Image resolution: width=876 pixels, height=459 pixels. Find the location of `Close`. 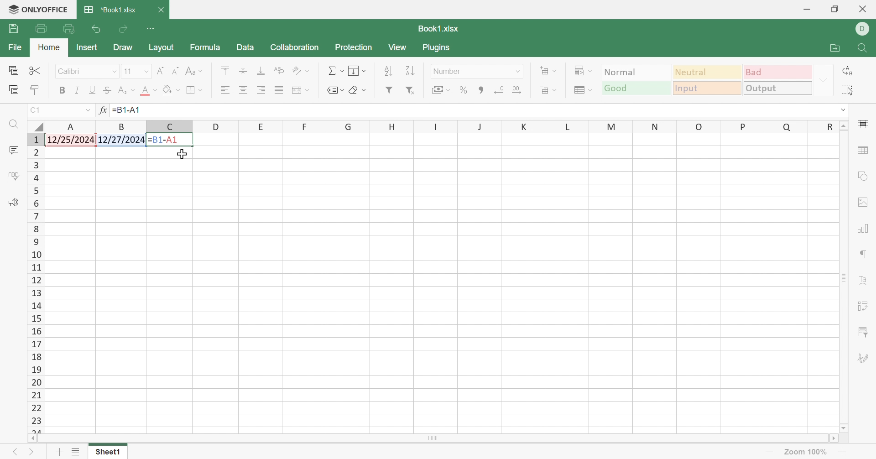

Close is located at coordinates (163, 9).